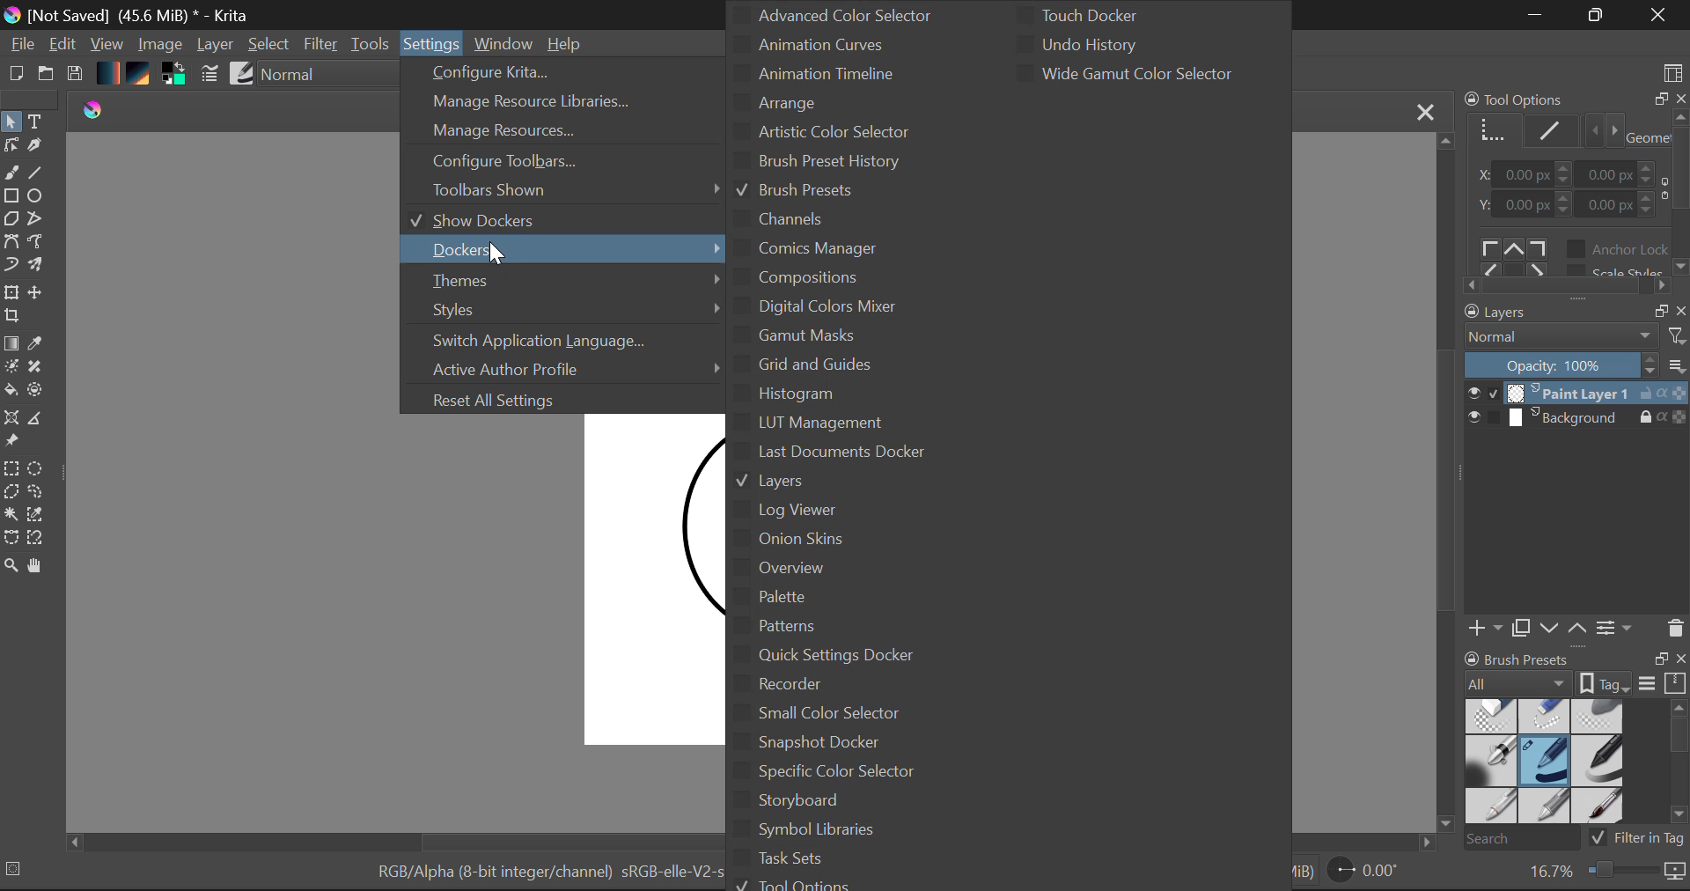  I want to click on LUT Management, so click(830, 422).